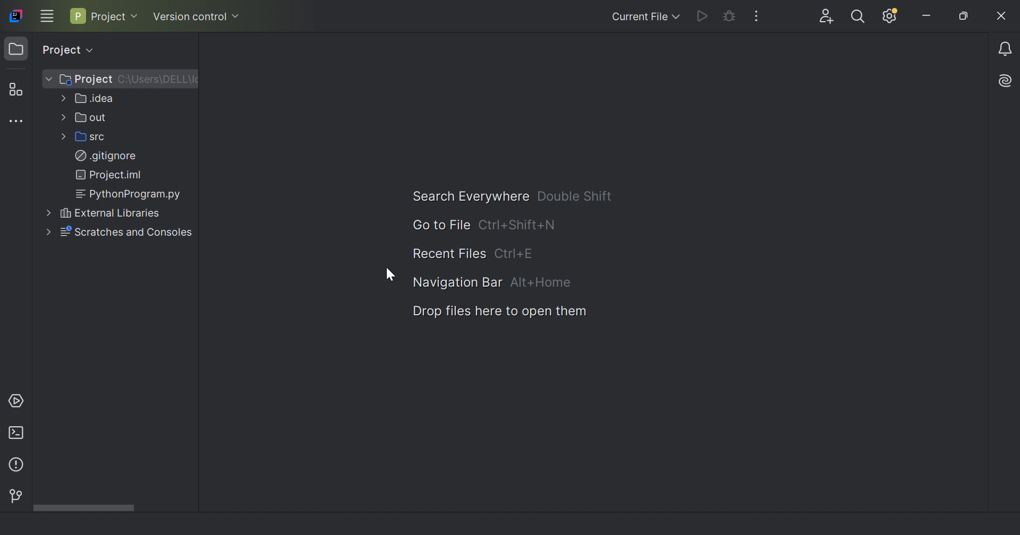  What do you see at coordinates (86, 118) in the screenshot?
I see `out` at bounding box center [86, 118].